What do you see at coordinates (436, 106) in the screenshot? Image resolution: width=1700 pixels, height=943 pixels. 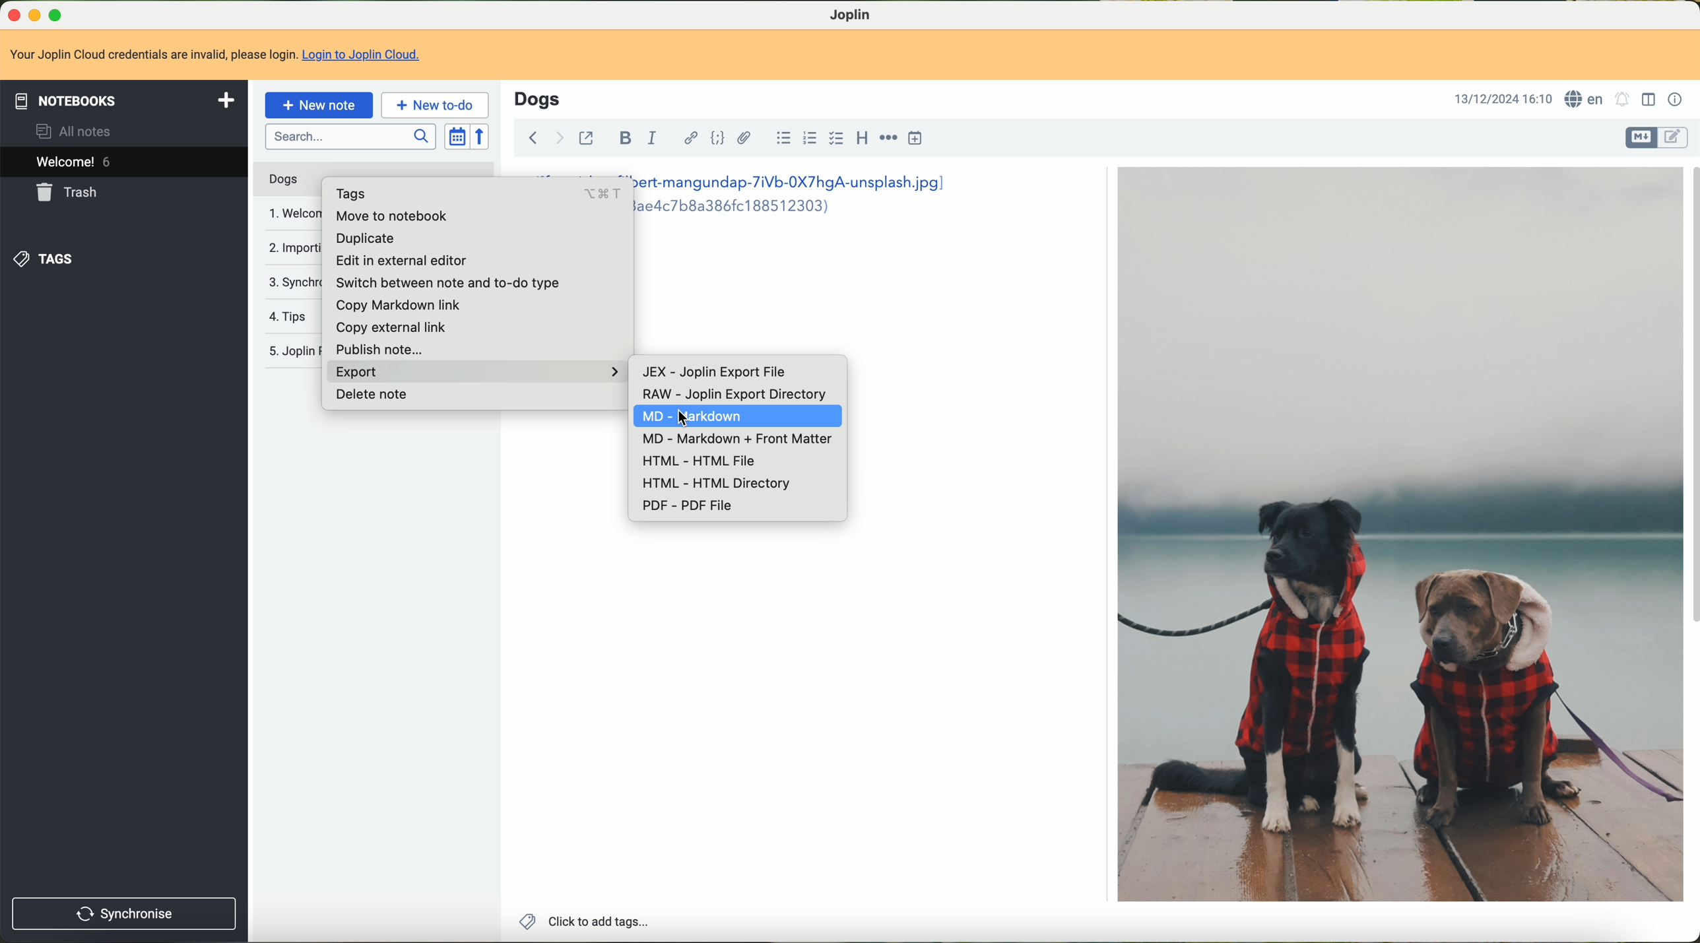 I see `new to-do` at bounding box center [436, 106].